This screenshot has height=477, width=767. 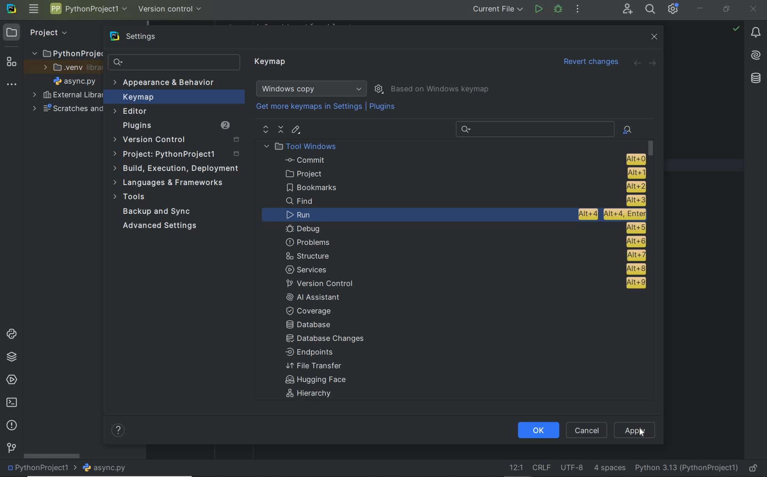 I want to click on Debug, so click(x=464, y=228).